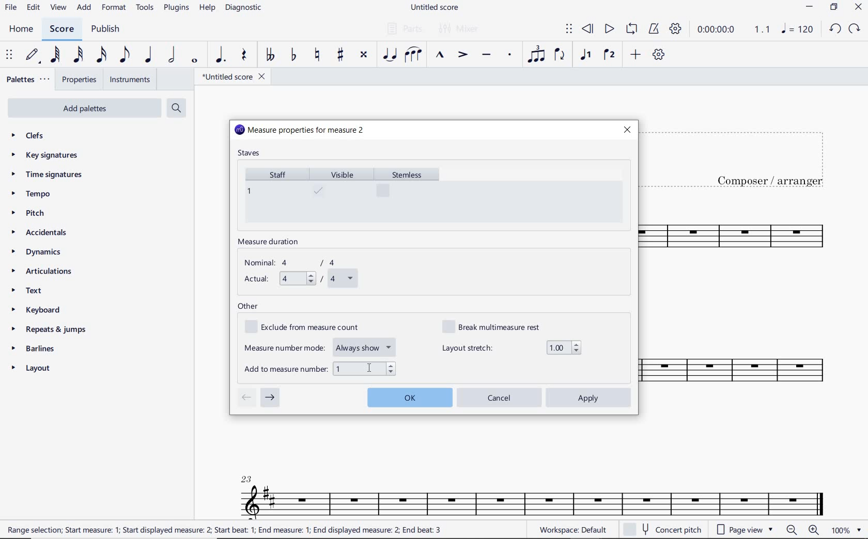  I want to click on PLAY, so click(608, 29).